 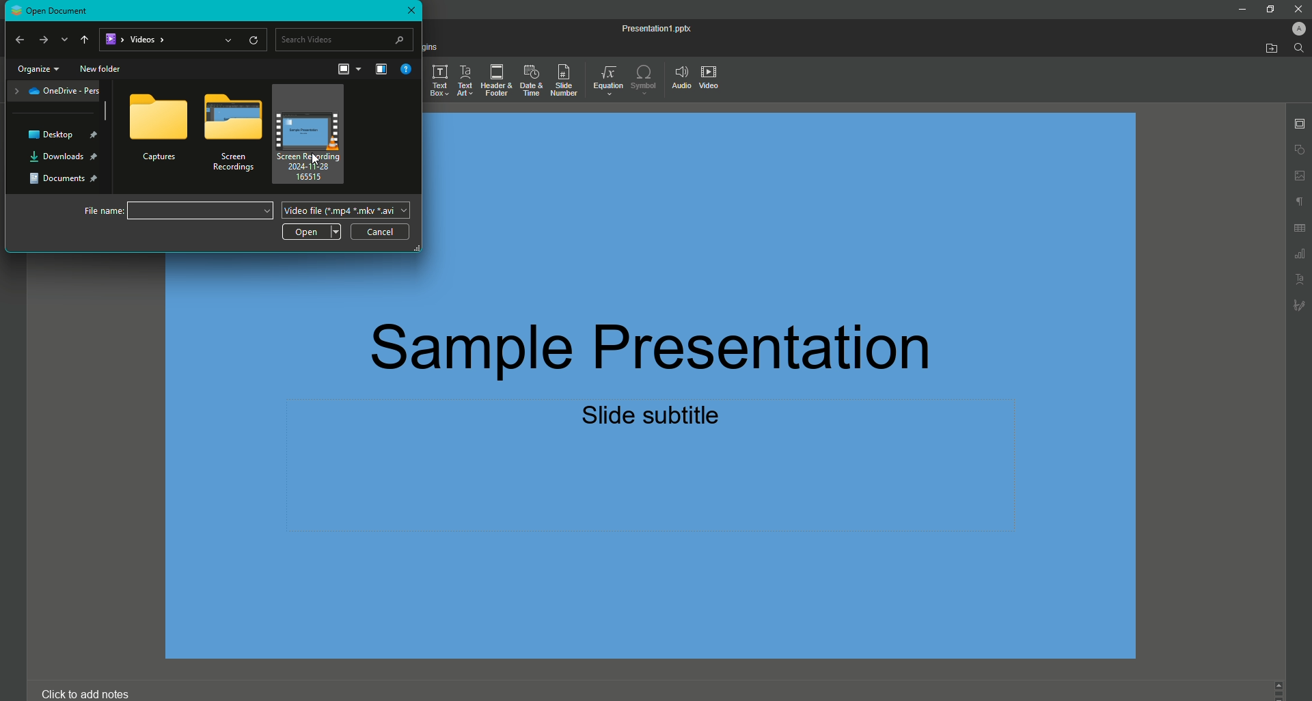 I want to click on Back, so click(x=24, y=38).